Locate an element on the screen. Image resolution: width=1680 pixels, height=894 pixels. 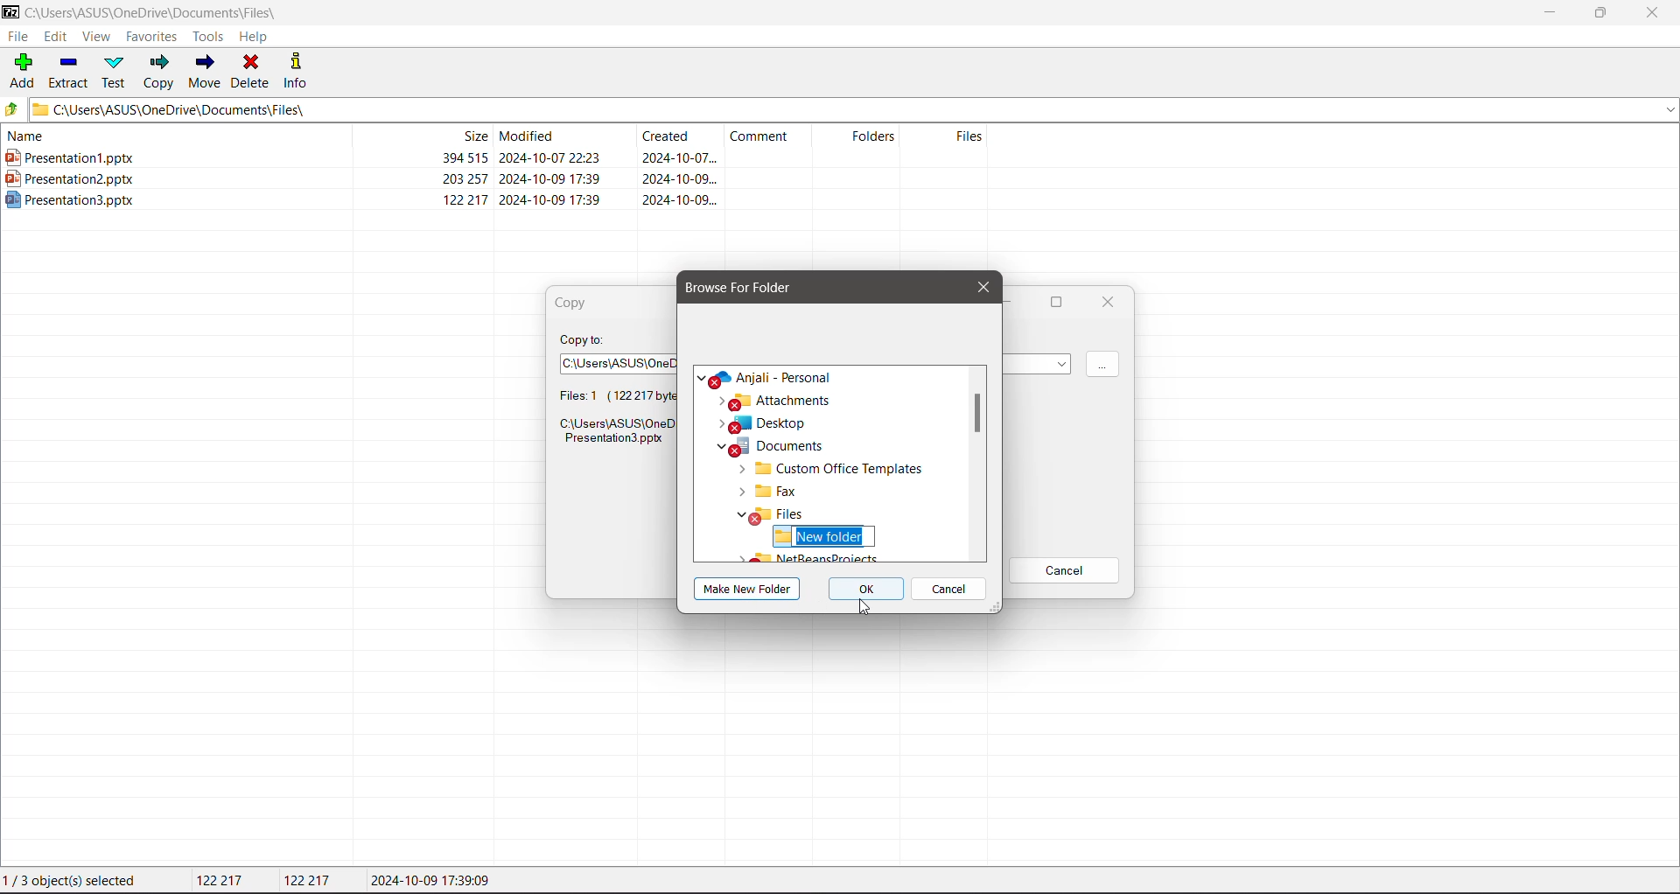
OK is located at coordinates (868, 590).